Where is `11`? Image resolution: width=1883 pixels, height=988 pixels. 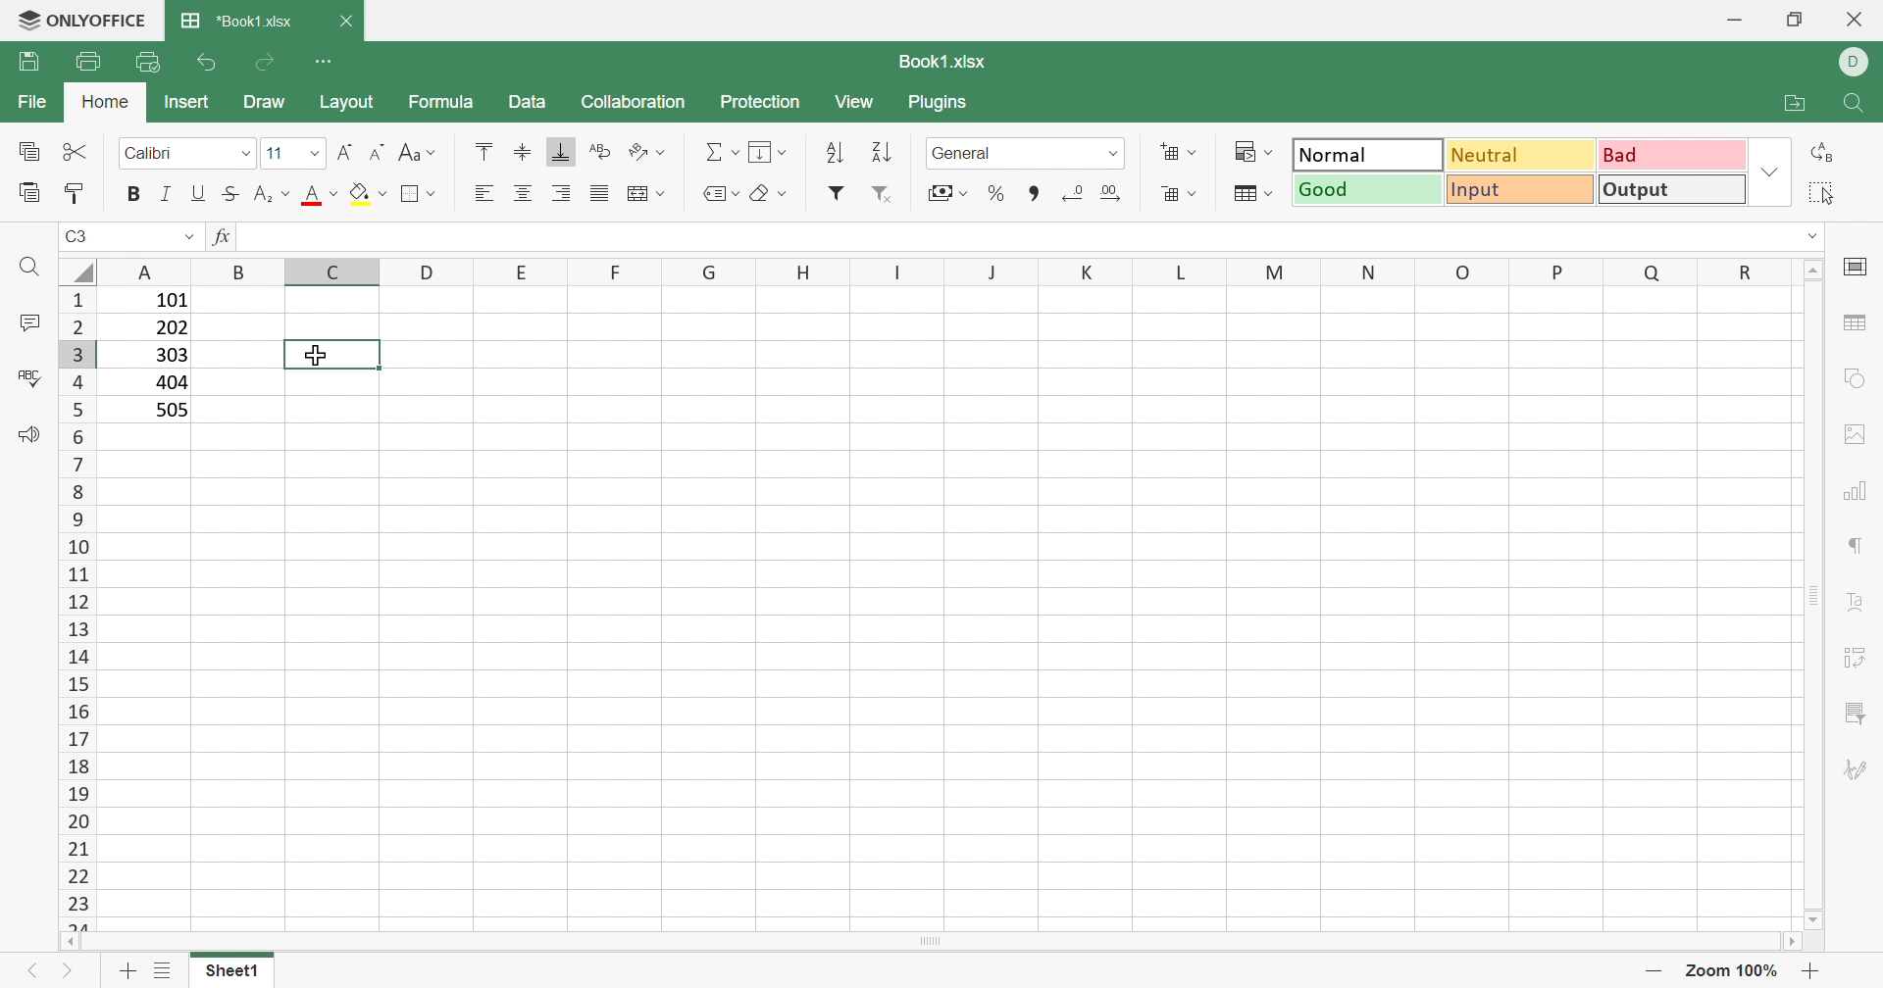 11 is located at coordinates (274, 153).